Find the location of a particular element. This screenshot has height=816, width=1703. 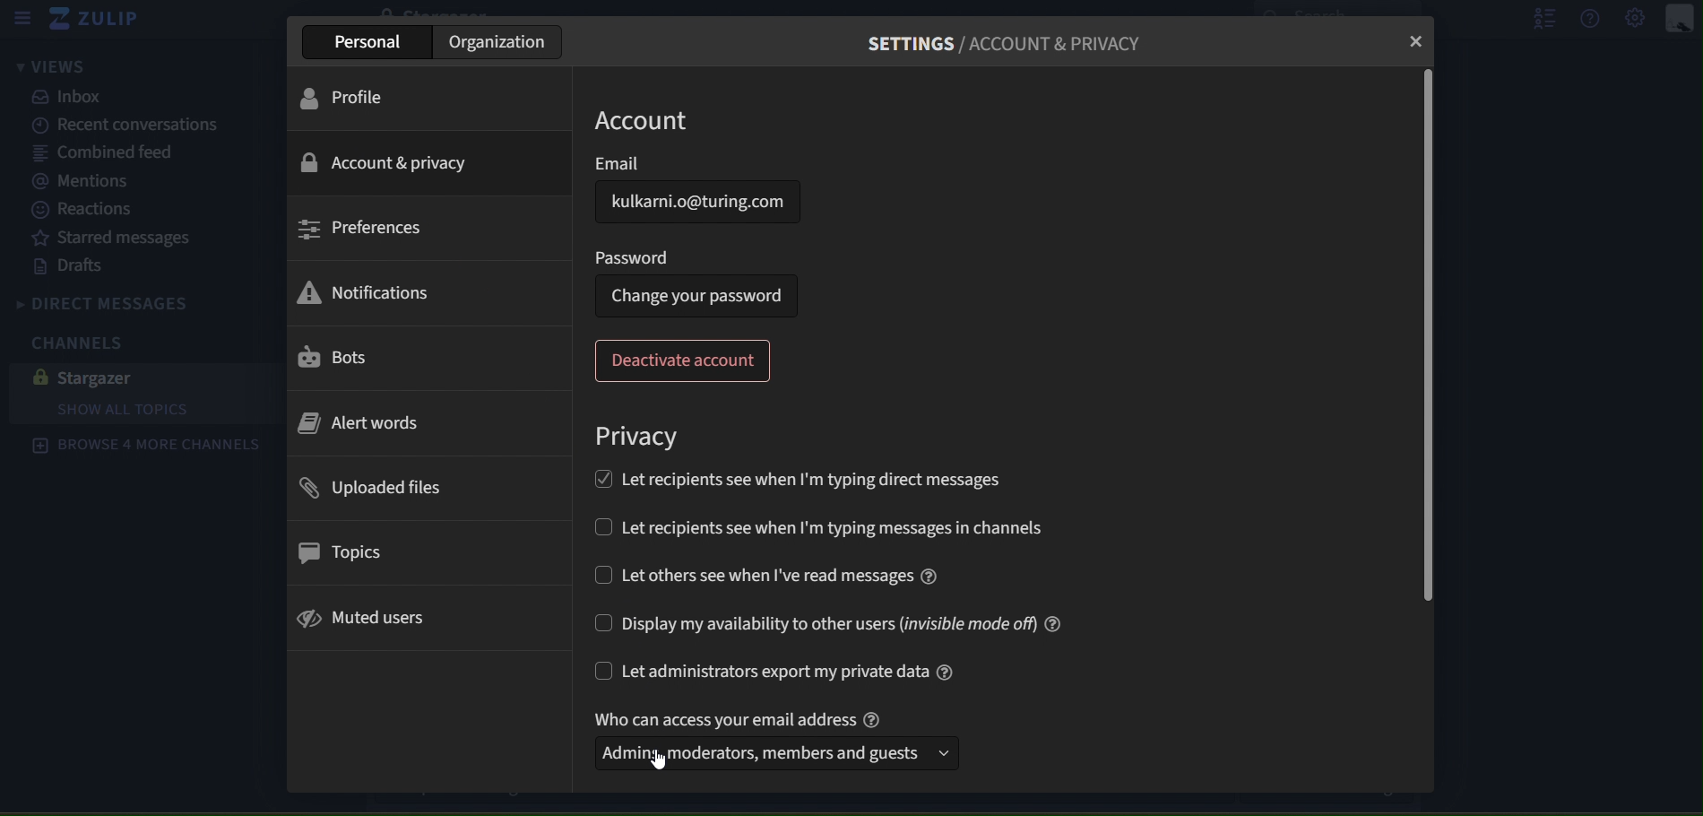

email is located at coordinates (673, 161).